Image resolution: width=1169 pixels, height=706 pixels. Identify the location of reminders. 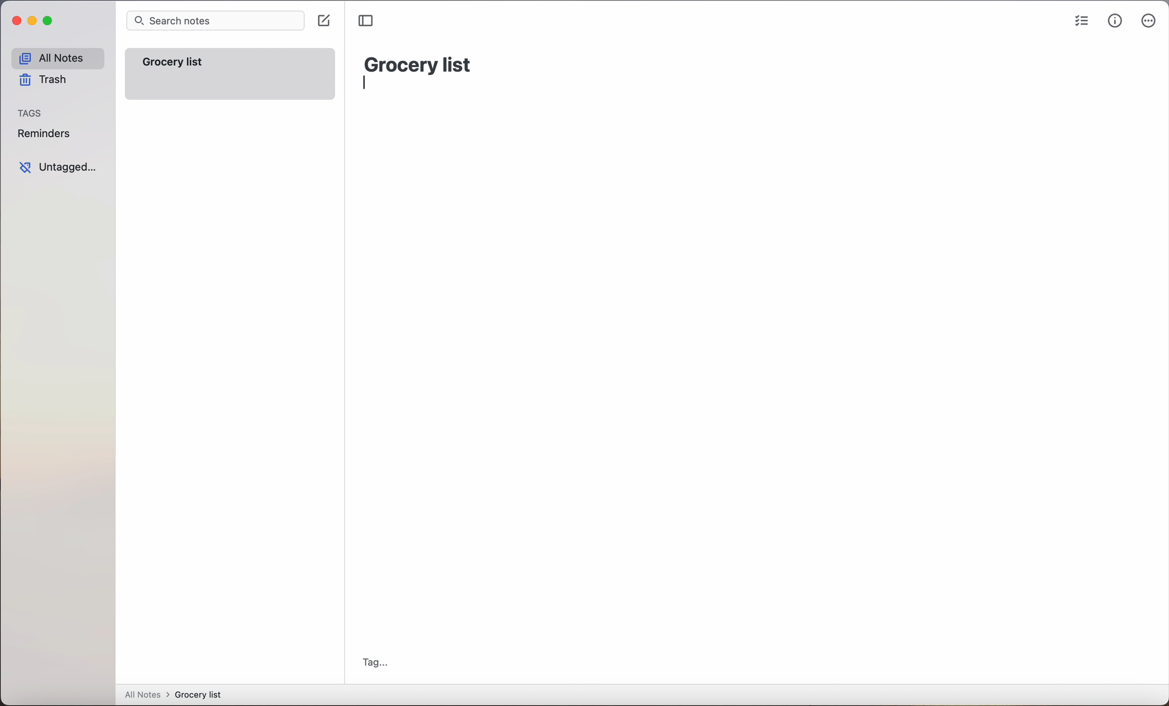
(43, 135).